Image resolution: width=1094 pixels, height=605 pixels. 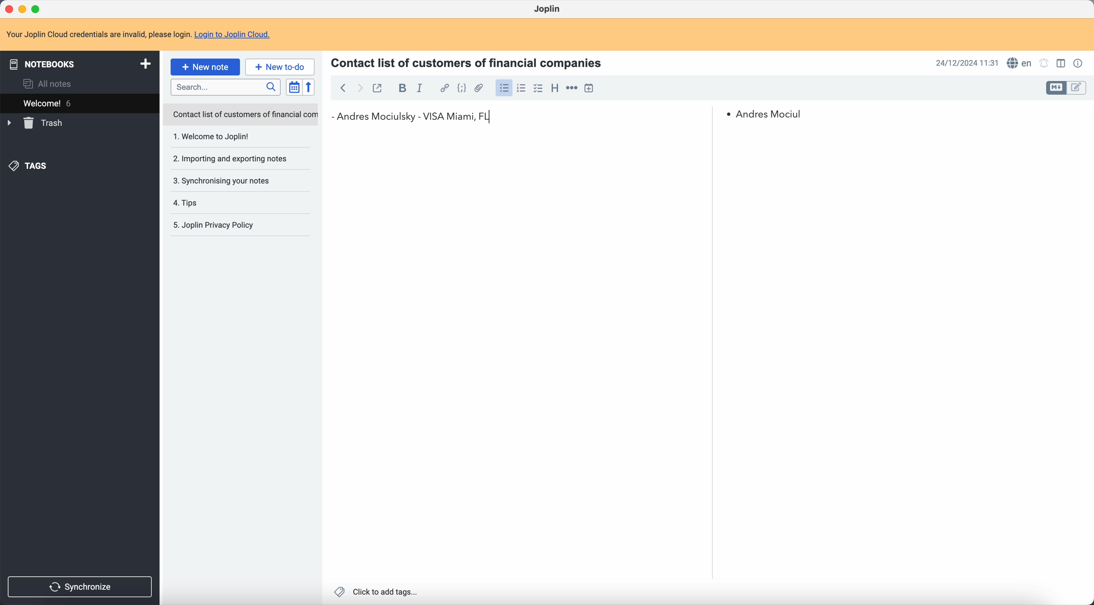 What do you see at coordinates (361, 89) in the screenshot?
I see `foward` at bounding box center [361, 89].